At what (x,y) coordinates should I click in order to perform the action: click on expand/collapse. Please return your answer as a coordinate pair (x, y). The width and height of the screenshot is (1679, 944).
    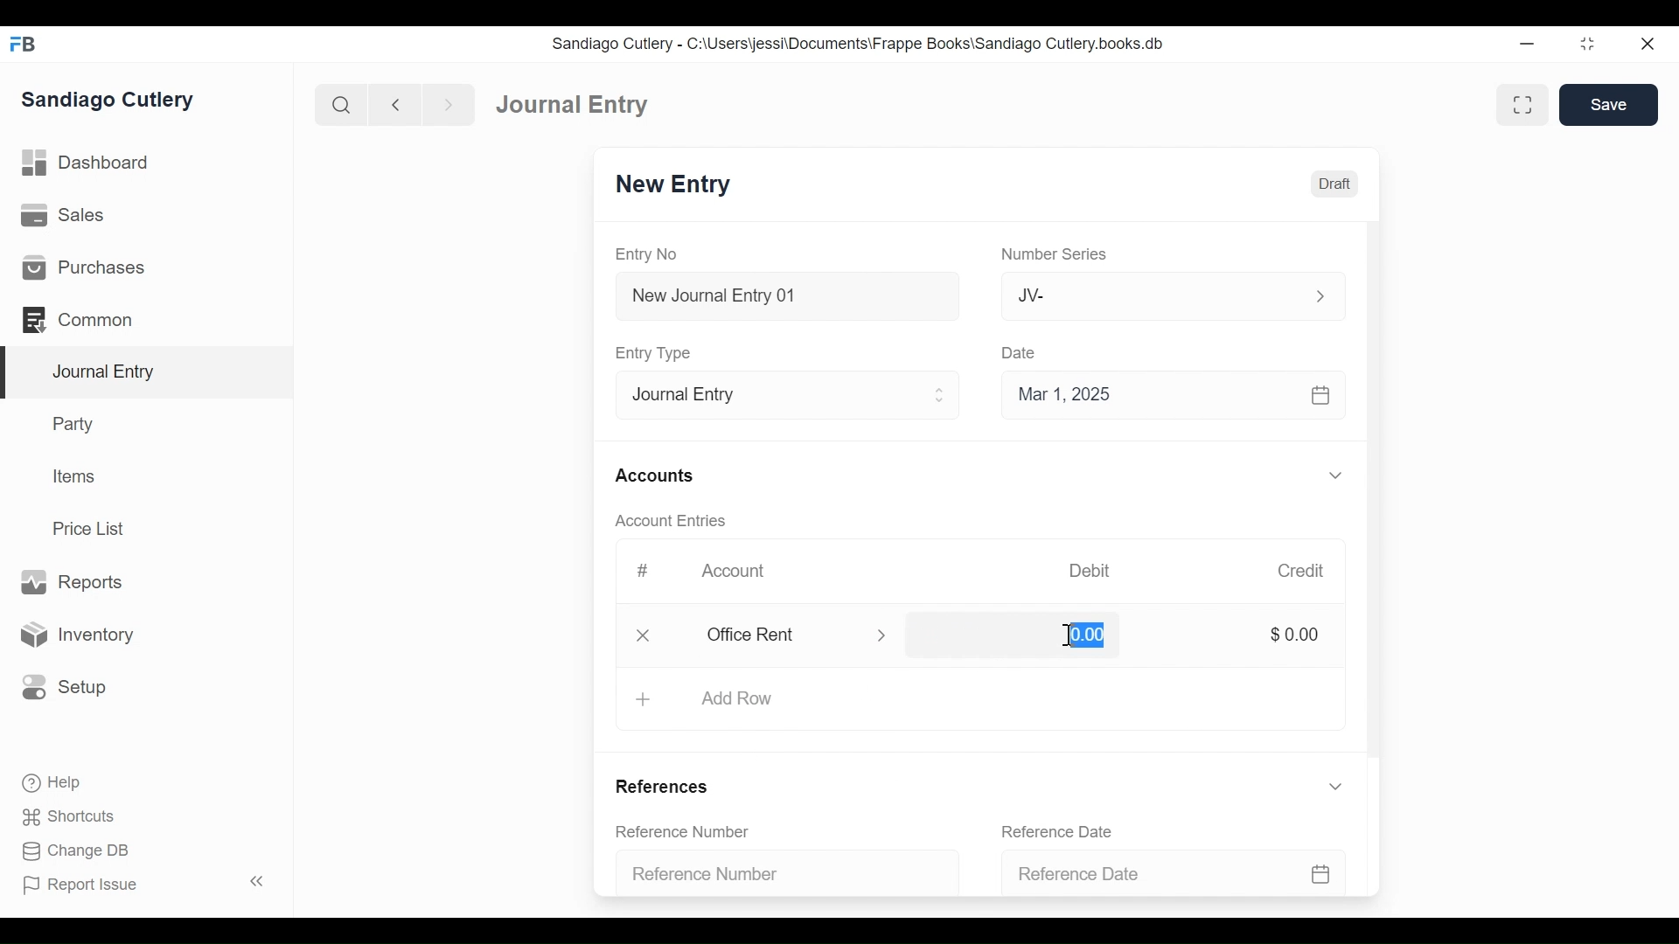
    Looking at the image, I should click on (1334, 786).